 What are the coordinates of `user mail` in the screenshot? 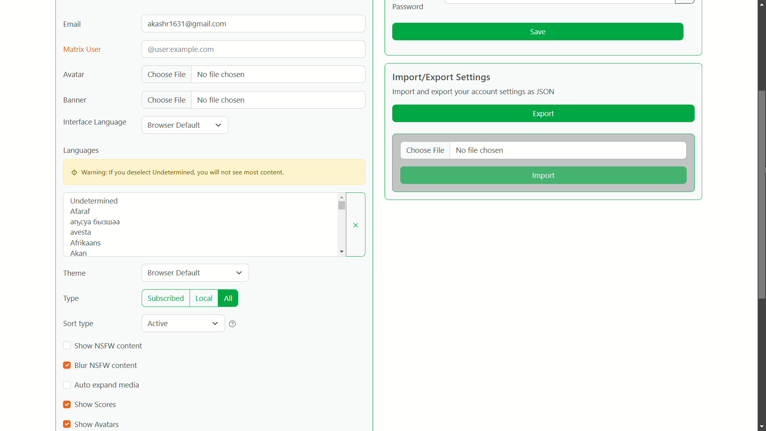 It's located at (189, 24).